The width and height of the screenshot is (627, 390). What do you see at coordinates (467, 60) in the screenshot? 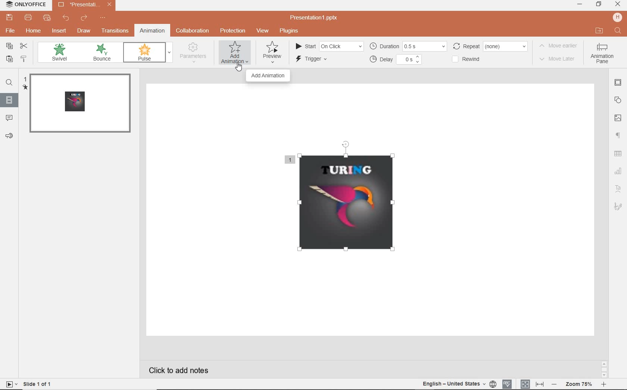
I see `rewind` at bounding box center [467, 60].